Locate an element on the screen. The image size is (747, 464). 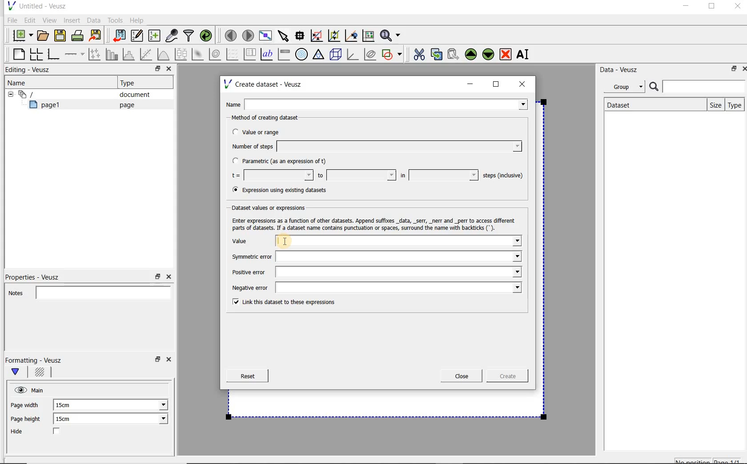
Group is located at coordinates (627, 88).